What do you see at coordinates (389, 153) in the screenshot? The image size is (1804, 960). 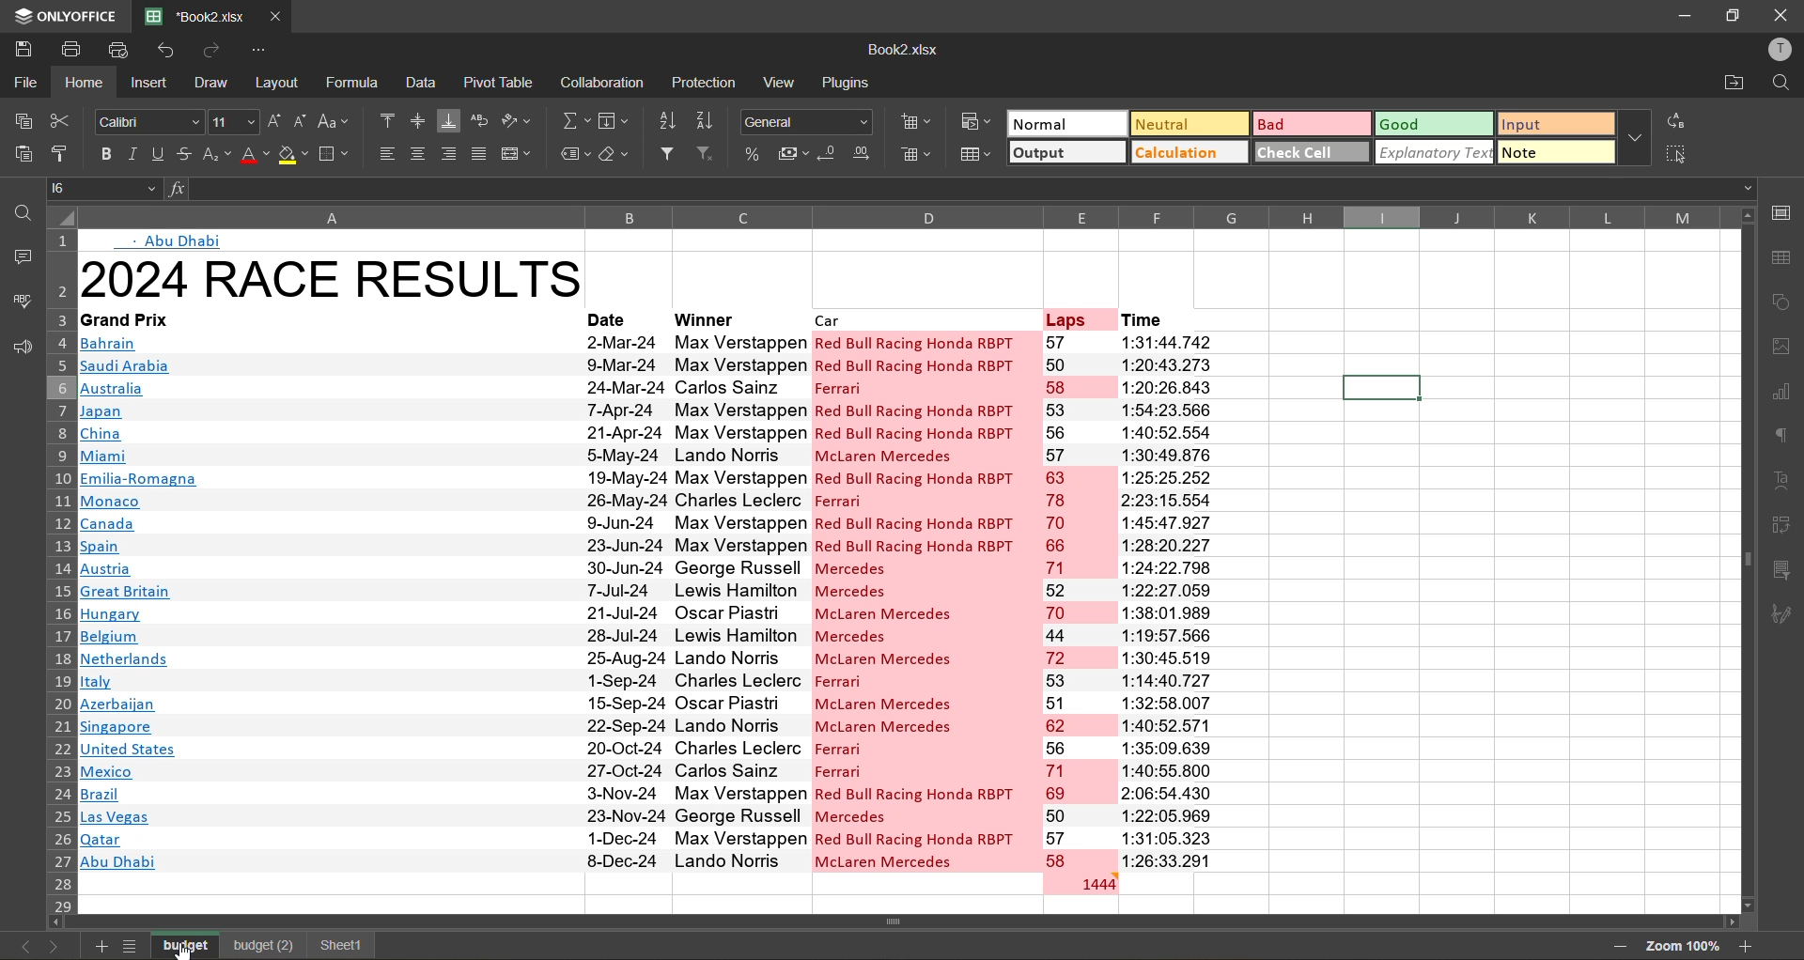 I see `align left` at bounding box center [389, 153].